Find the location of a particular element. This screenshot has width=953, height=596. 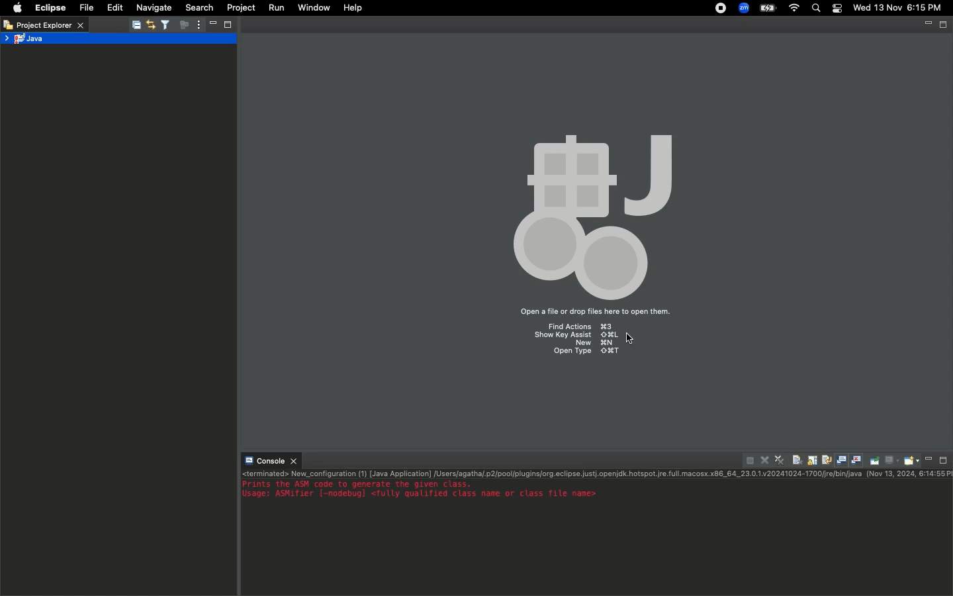

Console is located at coordinates (263, 461).